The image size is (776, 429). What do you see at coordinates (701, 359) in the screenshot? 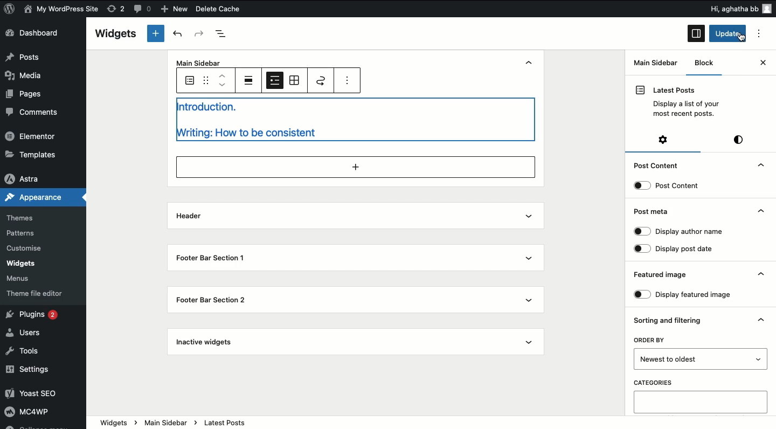
I see `Order by newest to older` at bounding box center [701, 359].